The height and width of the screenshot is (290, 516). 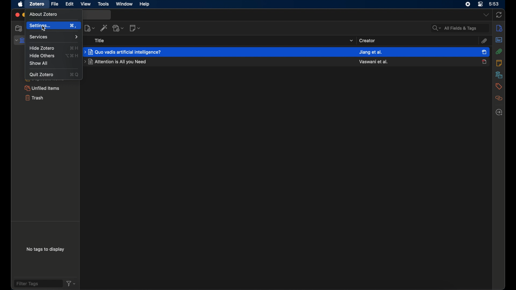 What do you see at coordinates (499, 98) in the screenshot?
I see `related` at bounding box center [499, 98].